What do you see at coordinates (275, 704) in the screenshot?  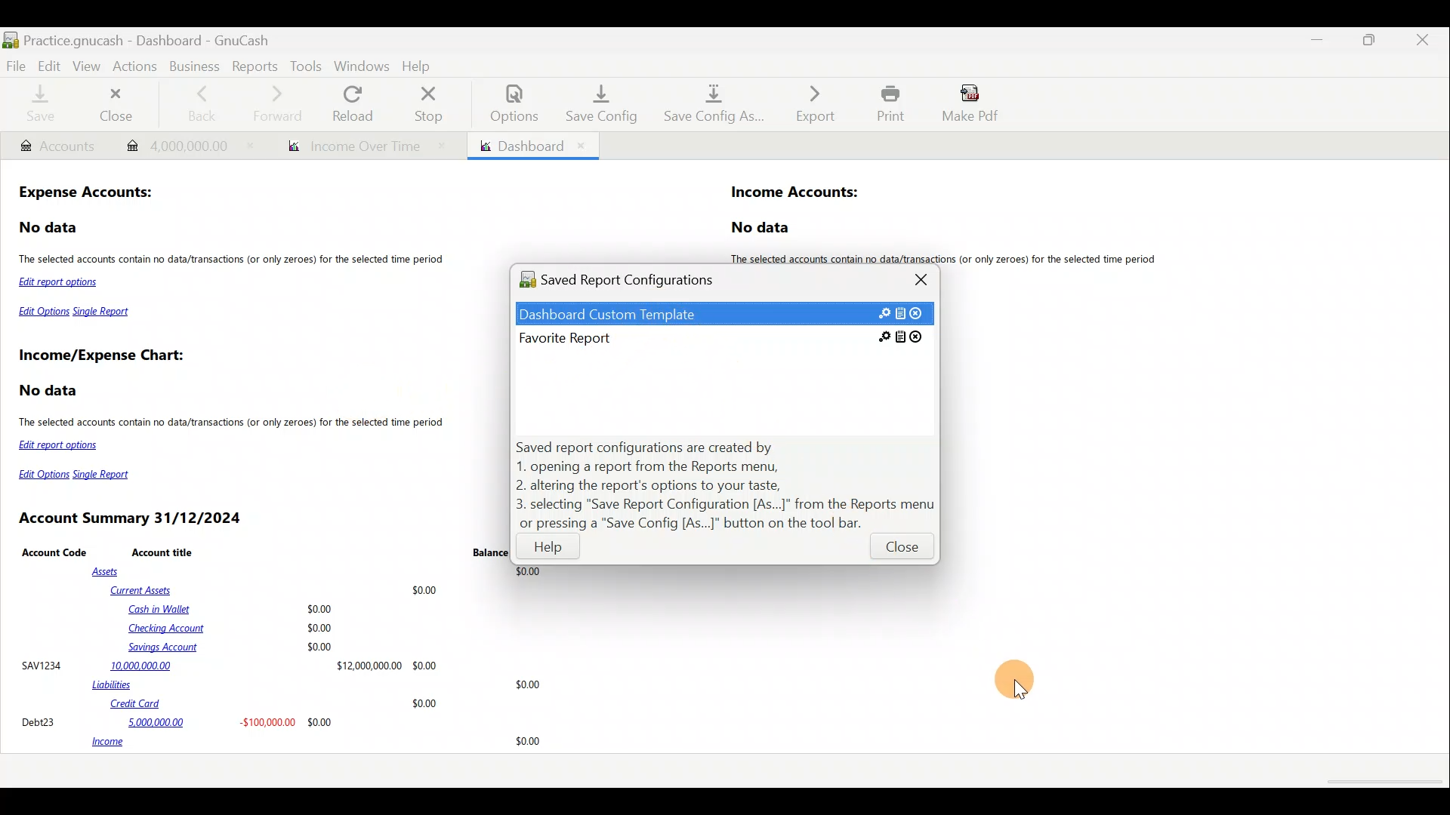 I see `Credit Card $0.00` at bounding box center [275, 704].